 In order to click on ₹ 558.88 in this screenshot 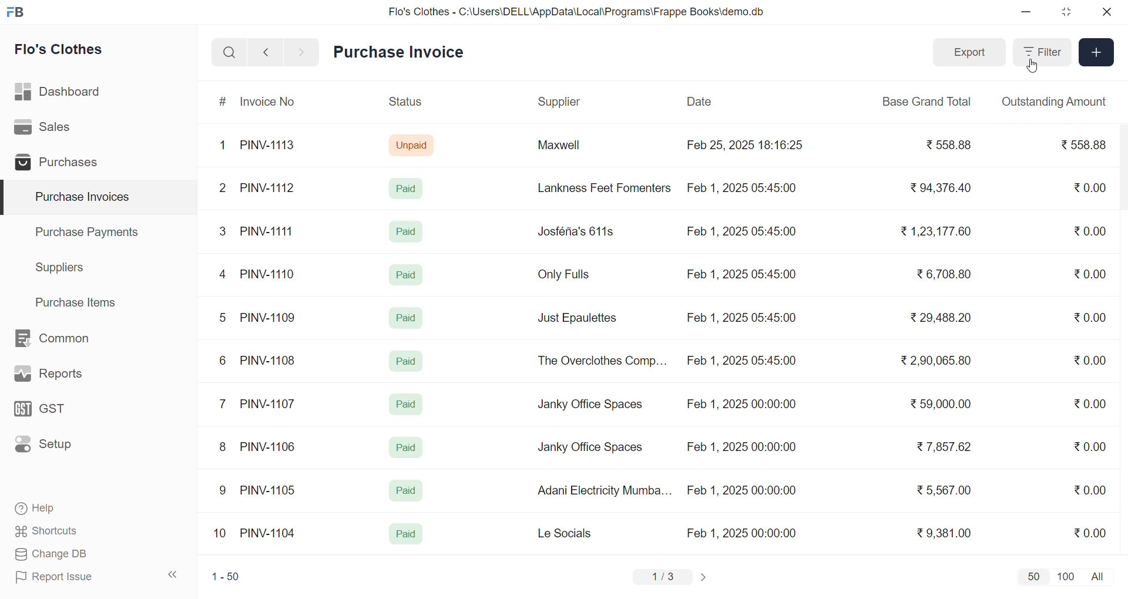, I will do `click(945, 145)`.